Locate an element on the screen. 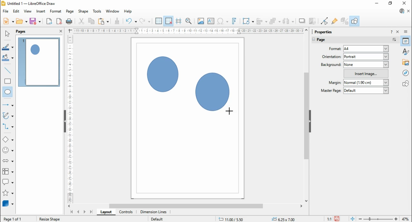 This screenshot has height=222, width=412. help about this sidebar deck is located at coordinates (391, 31).